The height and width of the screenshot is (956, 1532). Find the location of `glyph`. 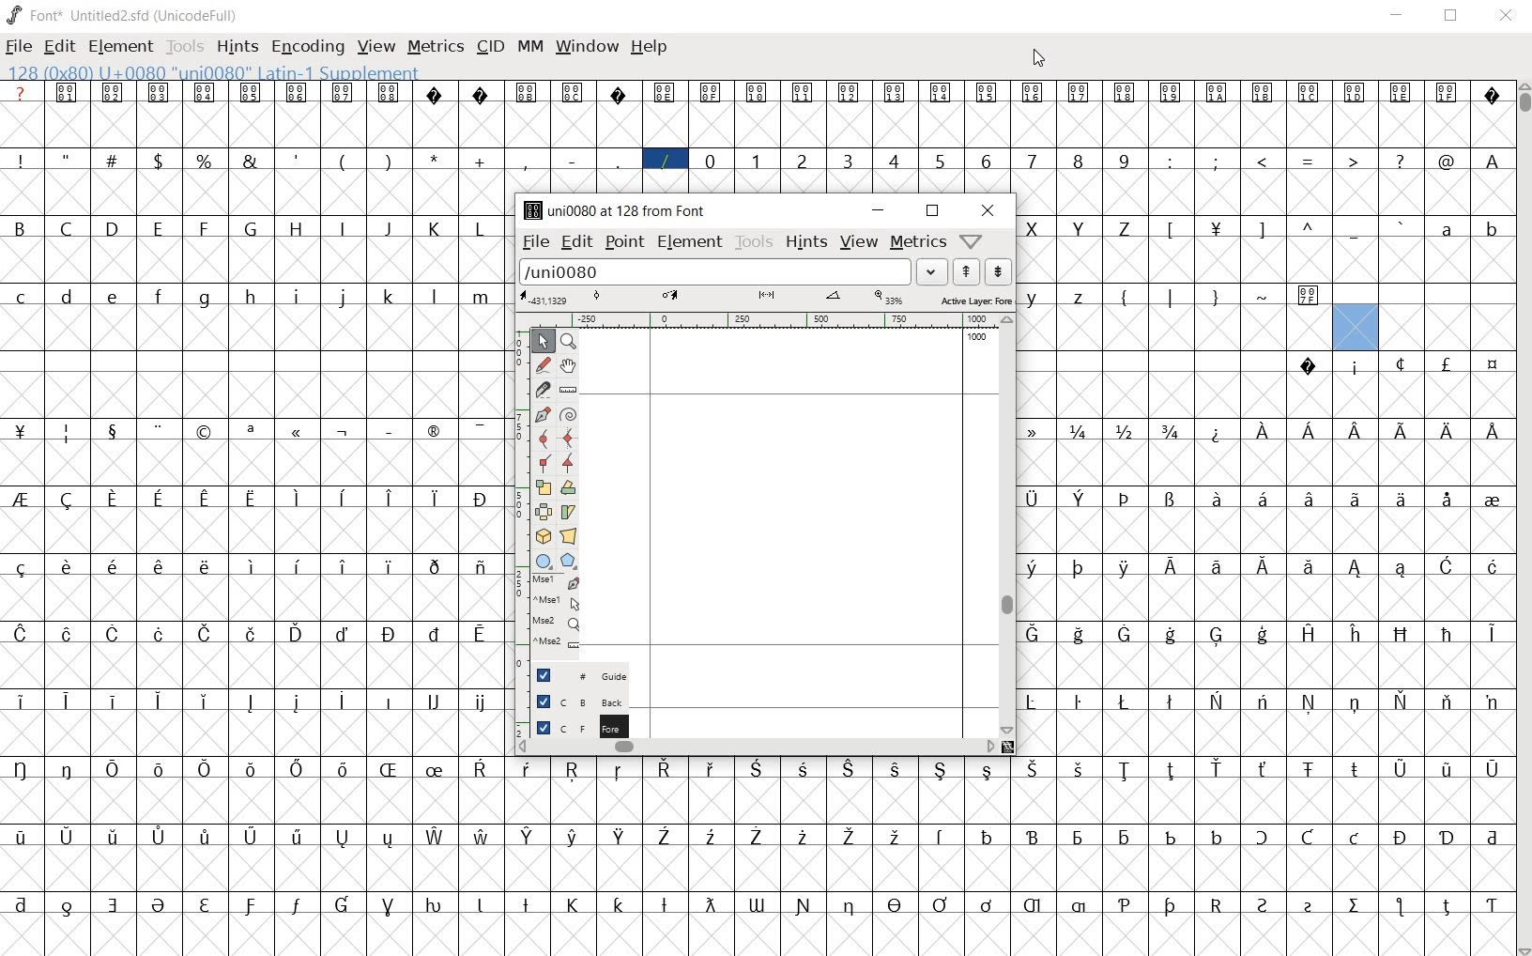

glyph is located at coordinates (986, 93).